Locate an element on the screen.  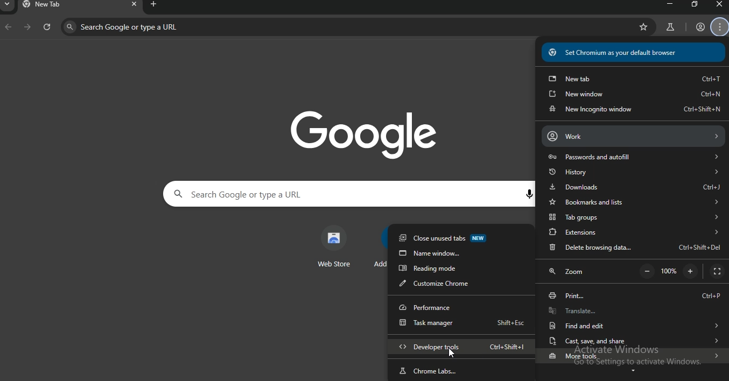
web store is located at coordinates (335, 248).